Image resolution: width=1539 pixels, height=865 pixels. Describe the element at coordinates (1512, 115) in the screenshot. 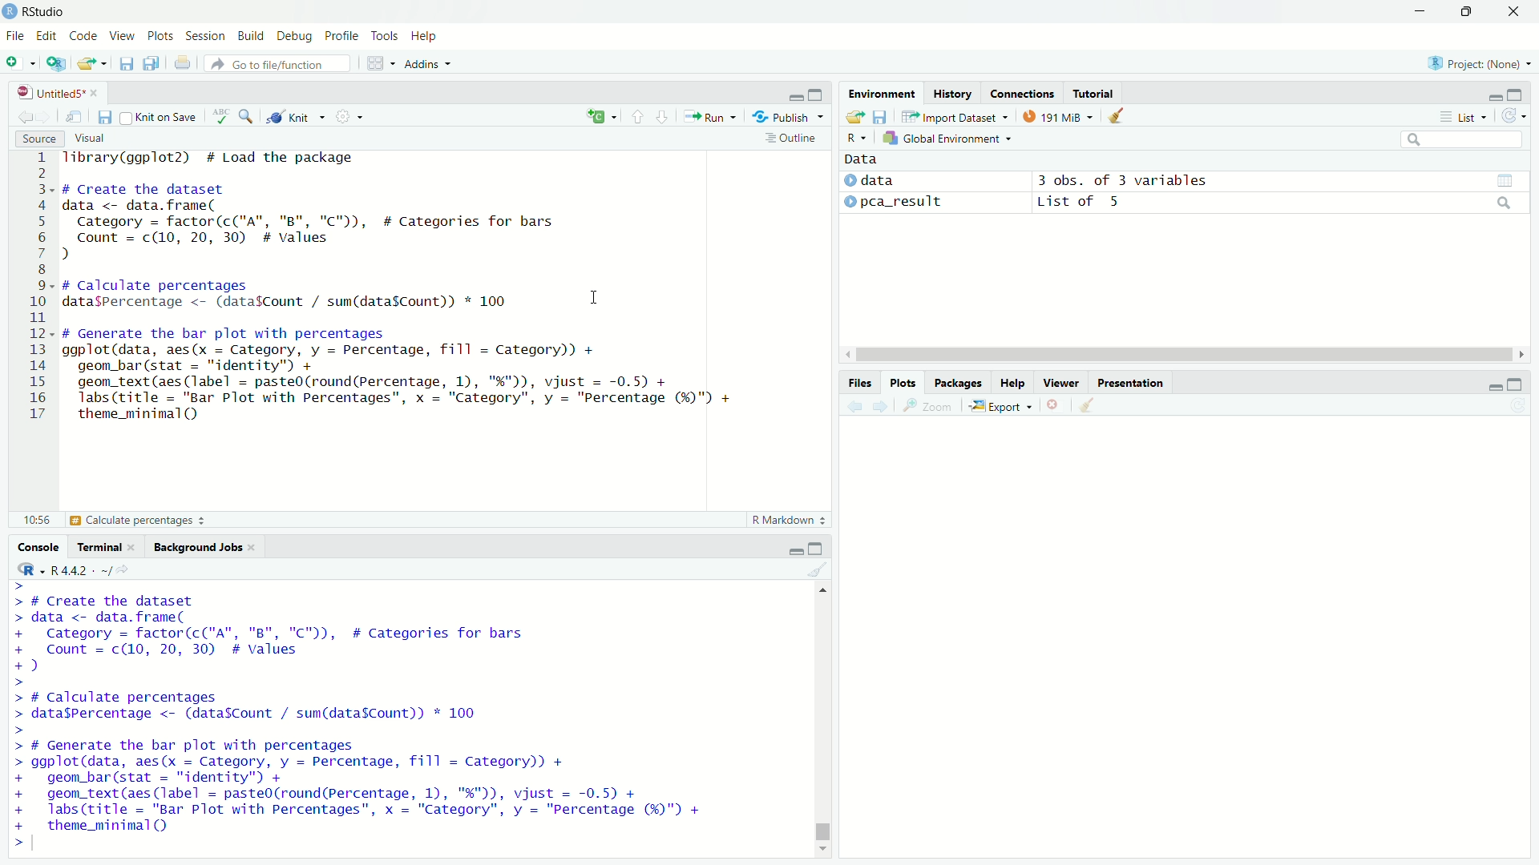

I see `refresh` at that location.